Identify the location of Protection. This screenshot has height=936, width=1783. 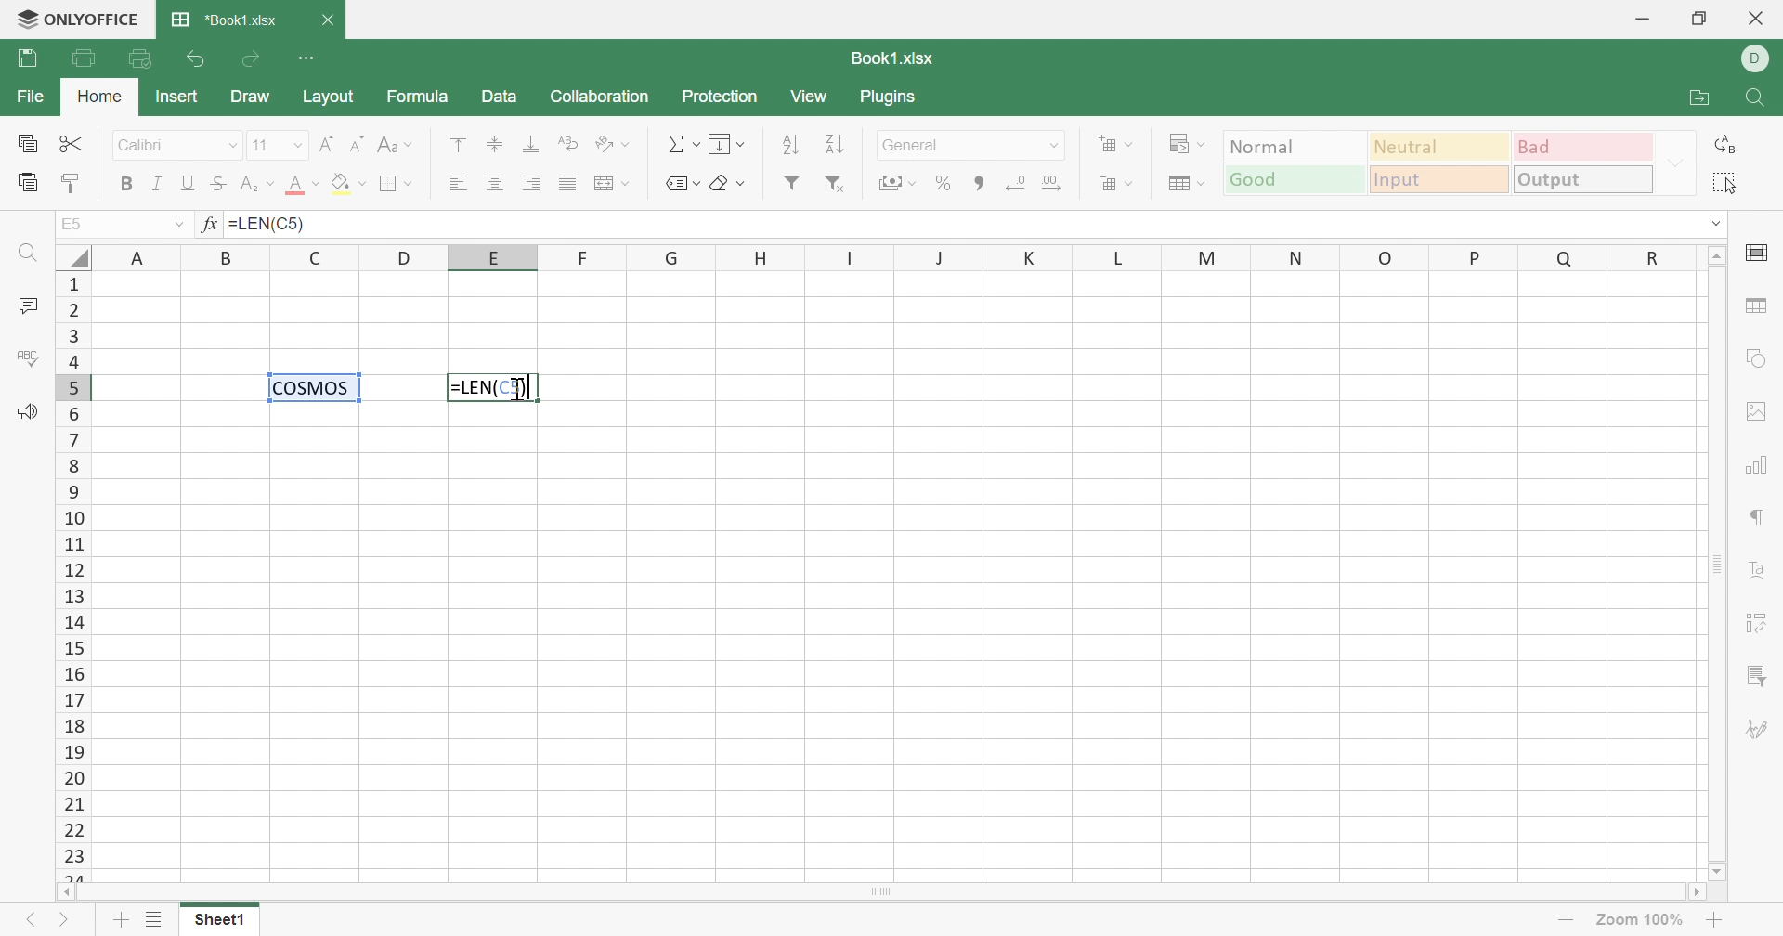
(722, 99).